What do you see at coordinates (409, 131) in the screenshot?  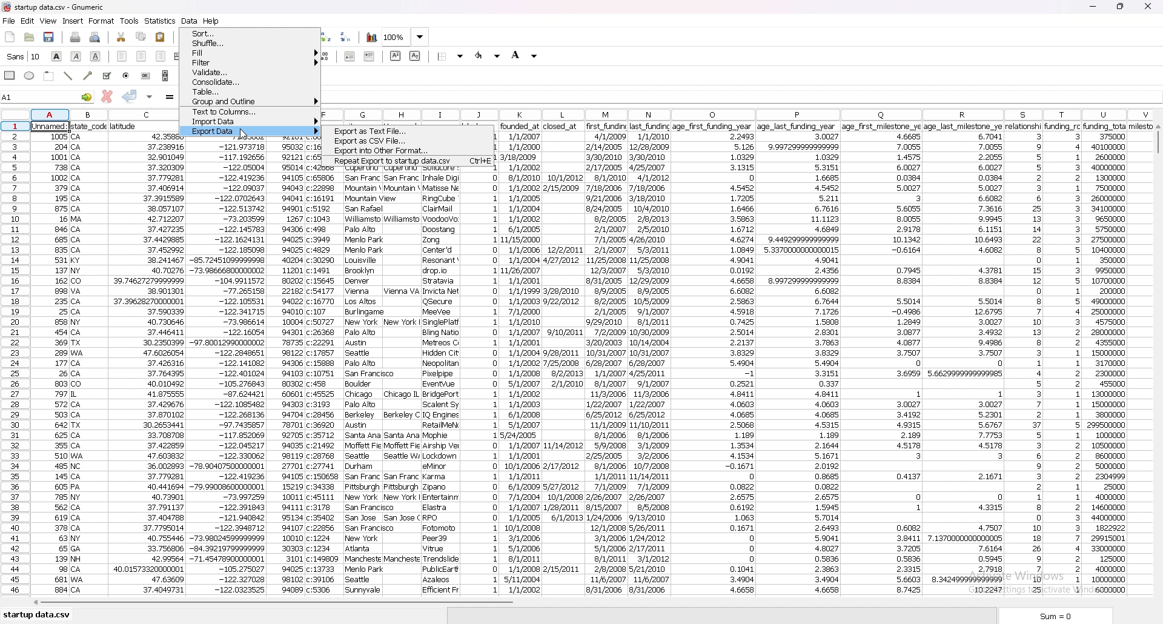 I see `export as text file` at bounding box center [409, 131].